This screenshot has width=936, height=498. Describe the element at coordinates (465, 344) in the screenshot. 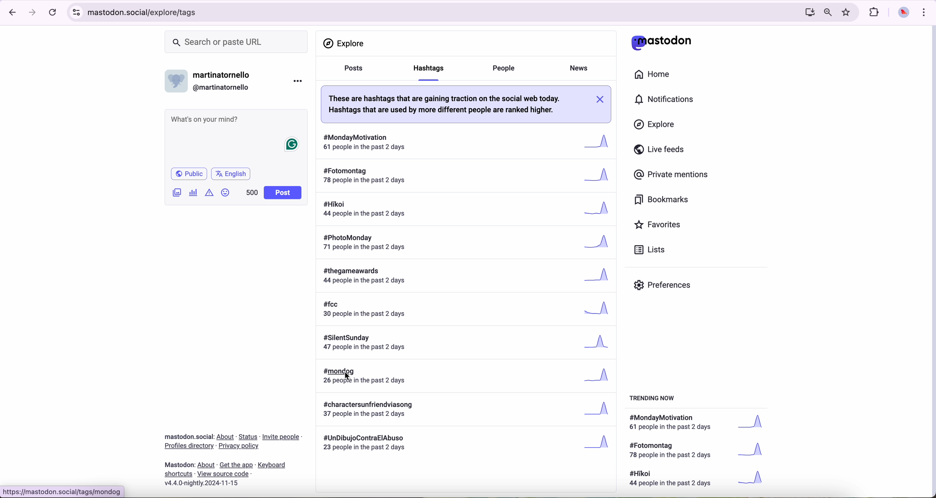

I see `#SilentSunday` at that location.